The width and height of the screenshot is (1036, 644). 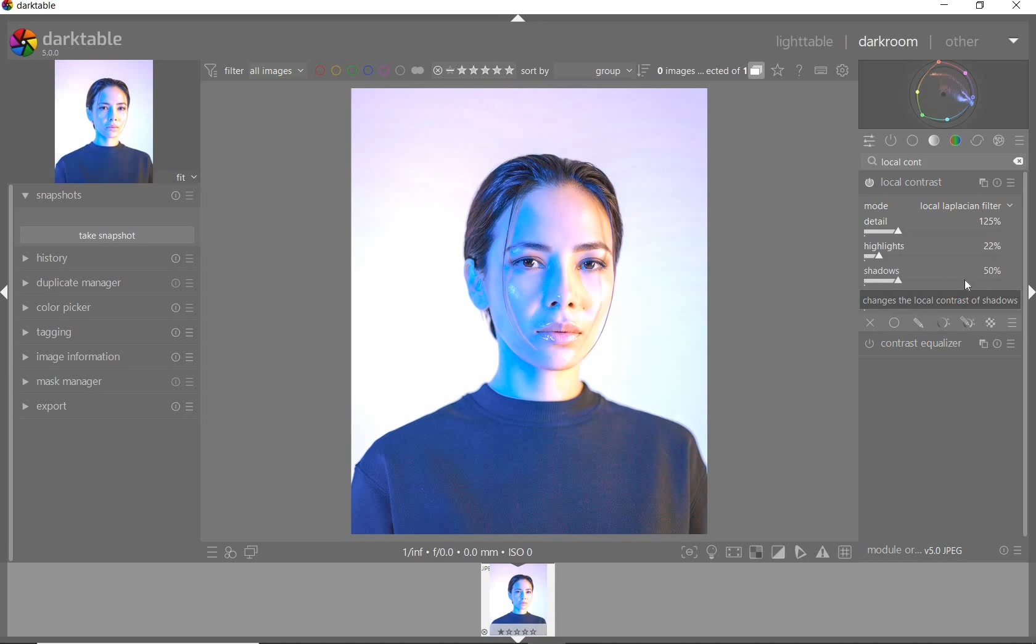 I want to click on SHOW ONLY ACTIVE MODULES, so click(x=892, y=141).